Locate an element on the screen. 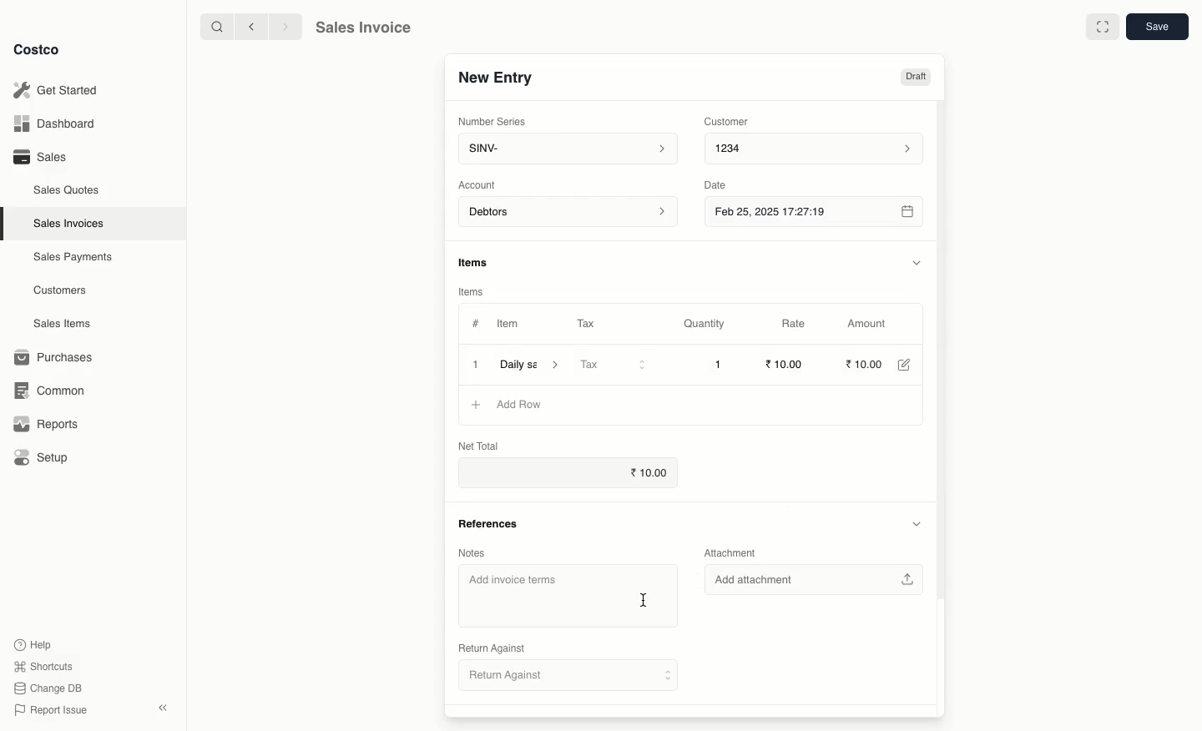 Image resolution: width=1202 pixels, height=731 pixels. Collapse is located at coordinates (162, 708).